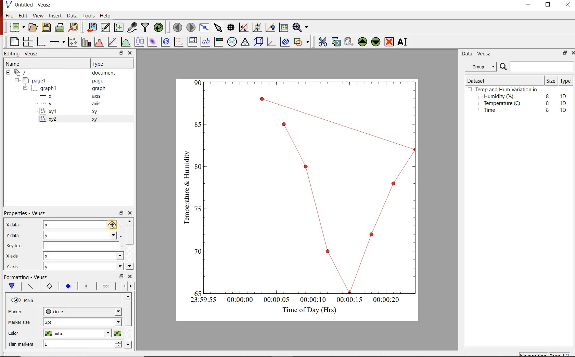  Describe the element at coordinates (350, 299) in the screenshot. I see `00:00:15` at that location.